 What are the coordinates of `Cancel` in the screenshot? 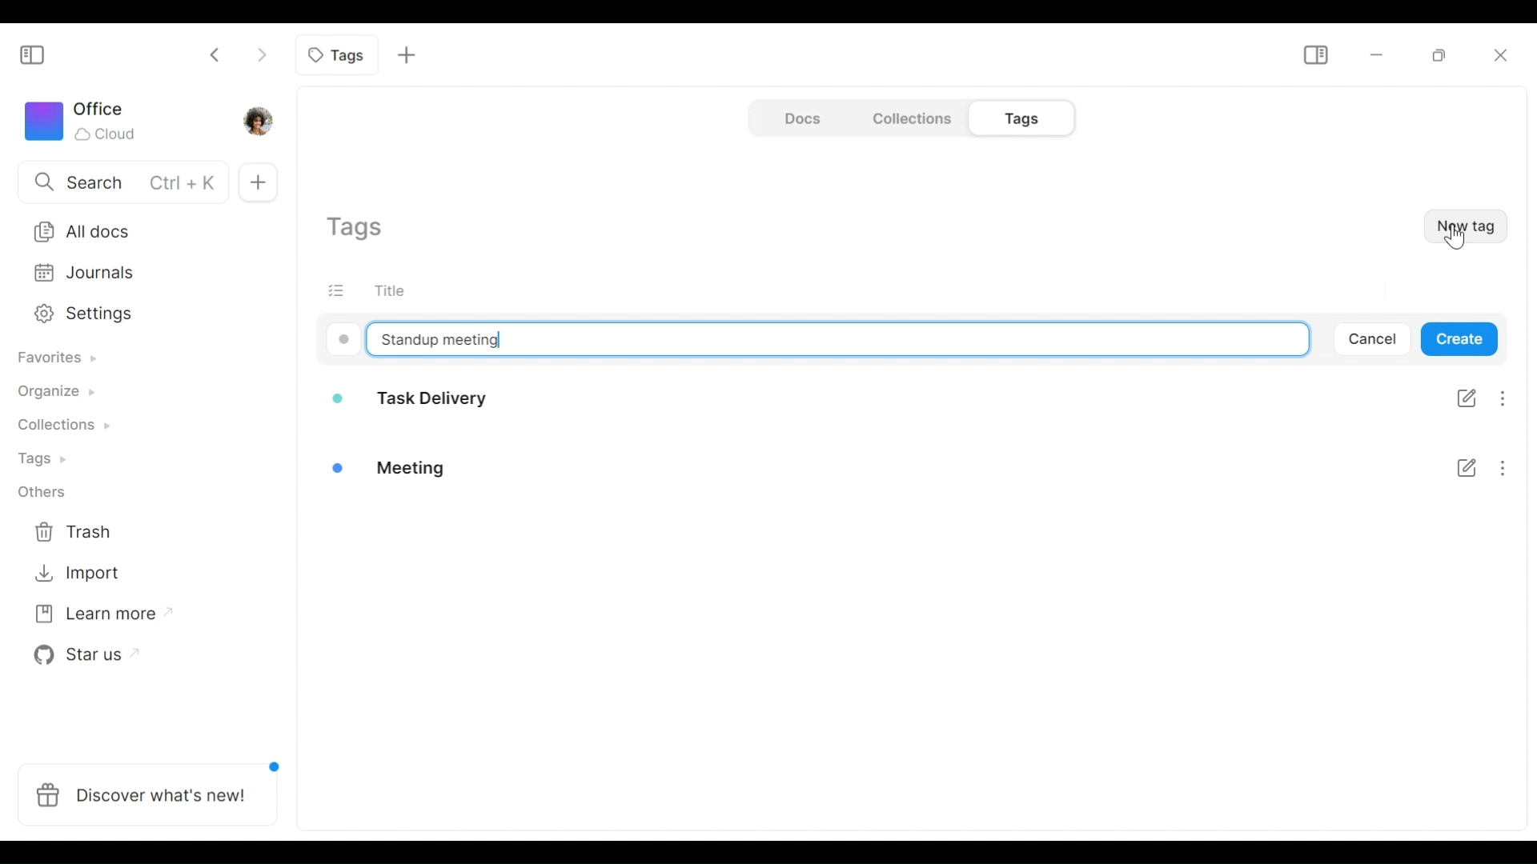 It's located at (1377, 341).